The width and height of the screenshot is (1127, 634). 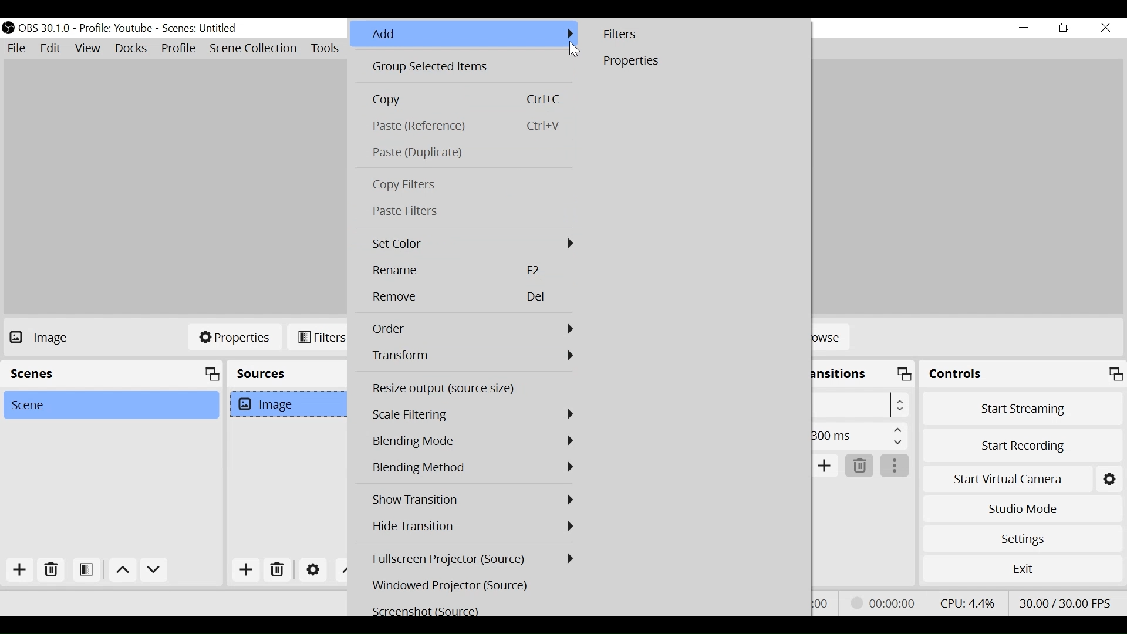 I want to click on minimize, so click(x=1023, y=28).